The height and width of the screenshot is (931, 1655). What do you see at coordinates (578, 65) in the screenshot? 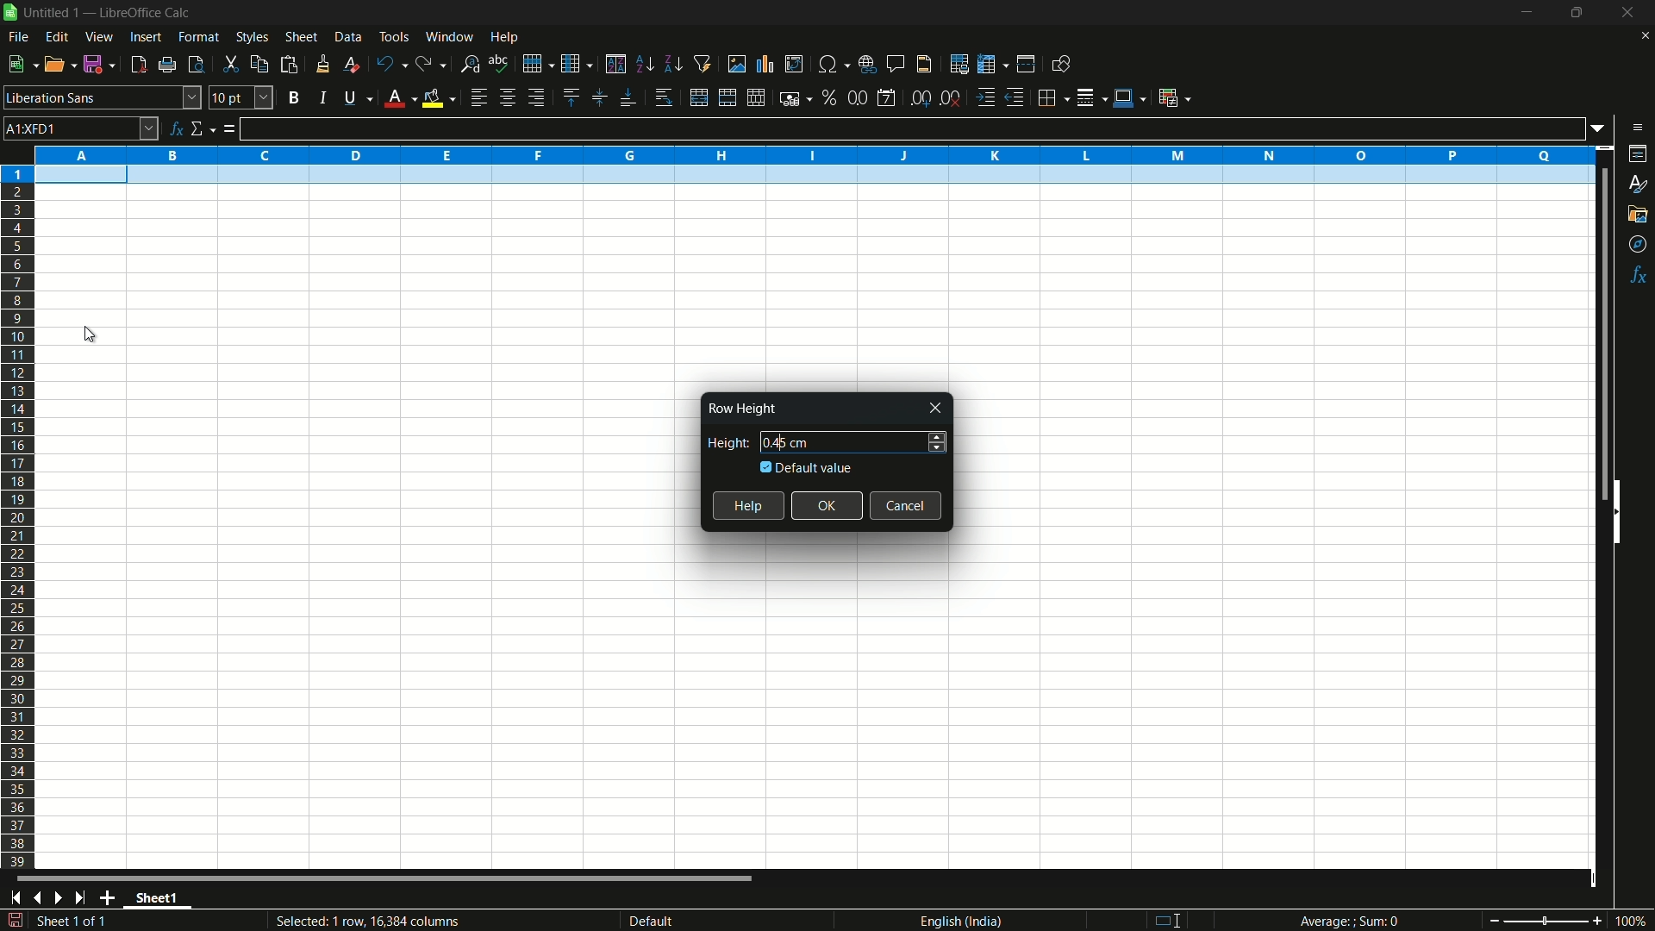
I see `column` at bounding box center [578, 65].